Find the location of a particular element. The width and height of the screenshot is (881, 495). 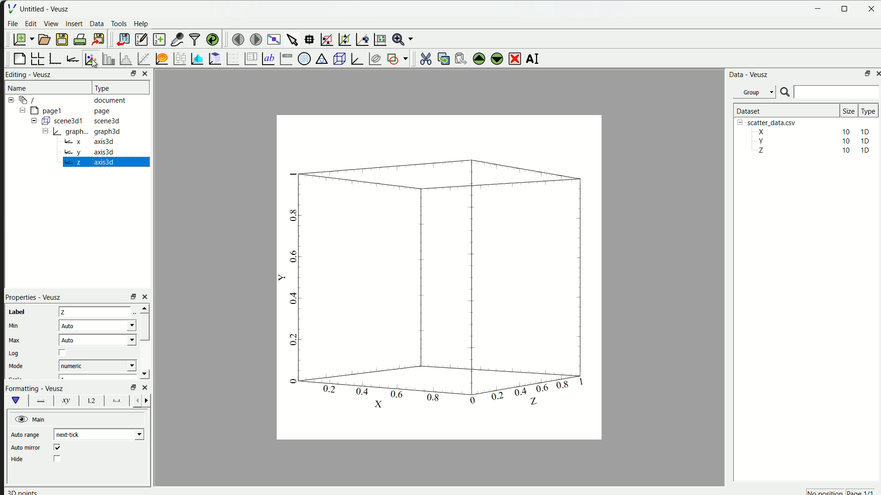

wy axis3d is located at coordinates (89, 151).